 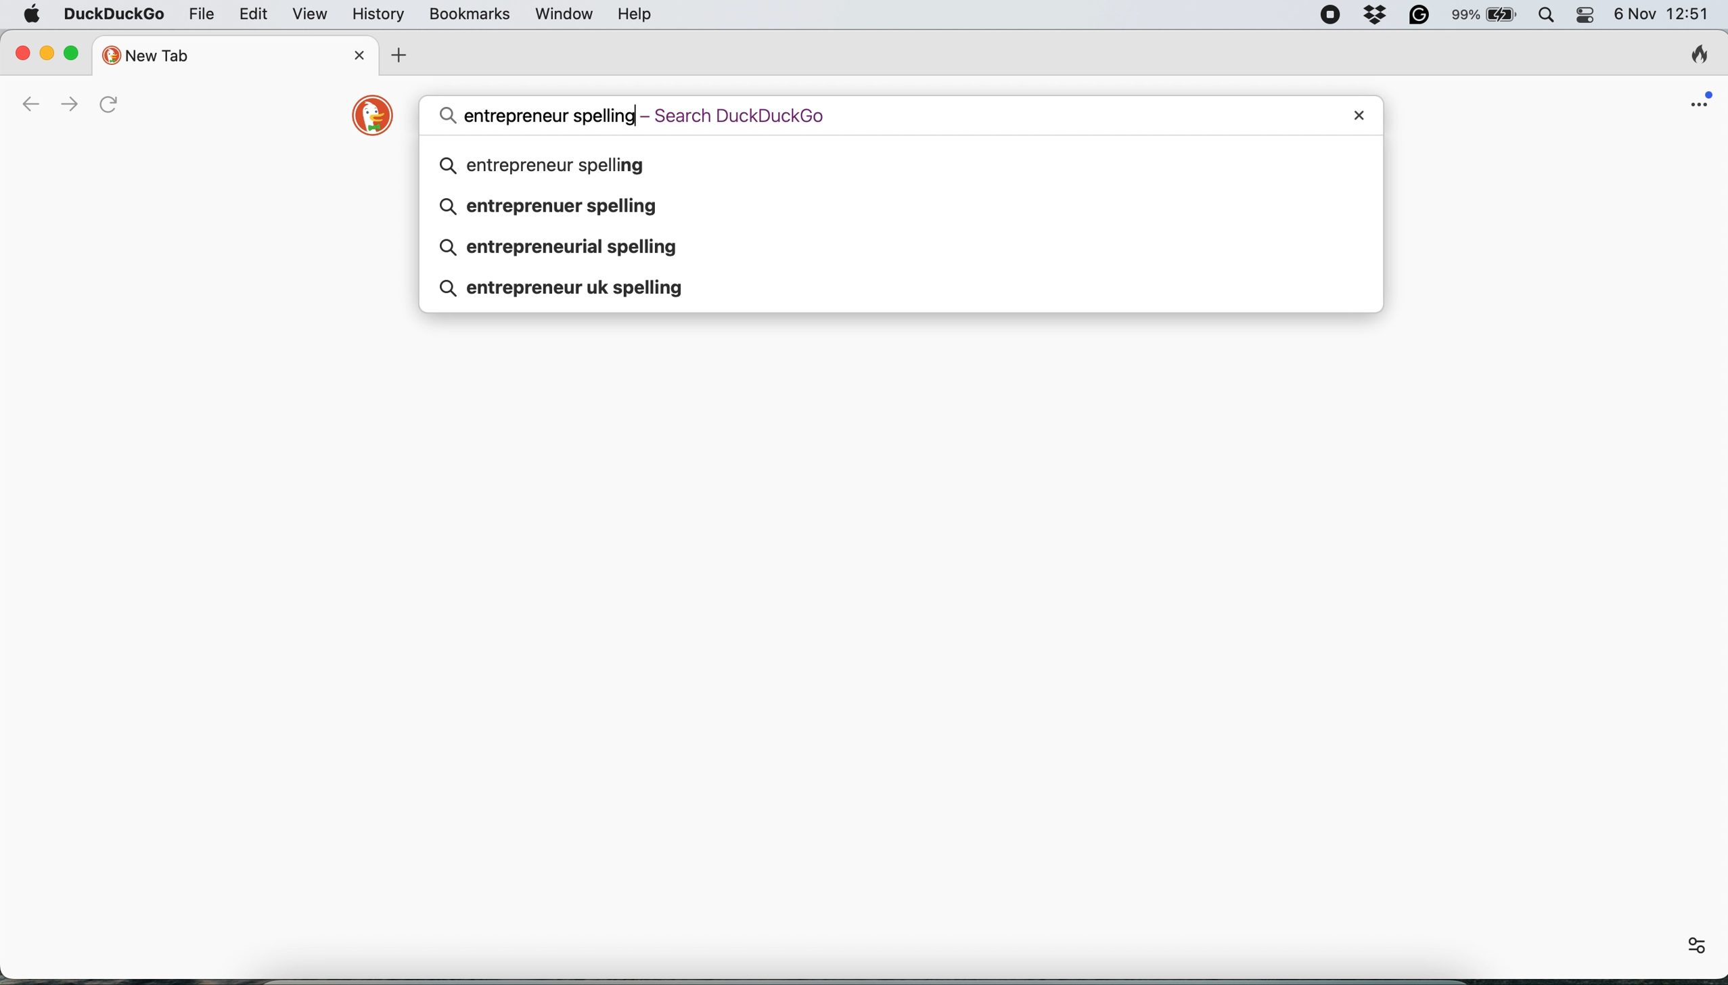 What do you see at coordinates (1587, 15) in the screenshot?
I see `control center` at bounding box center [1587, 15].